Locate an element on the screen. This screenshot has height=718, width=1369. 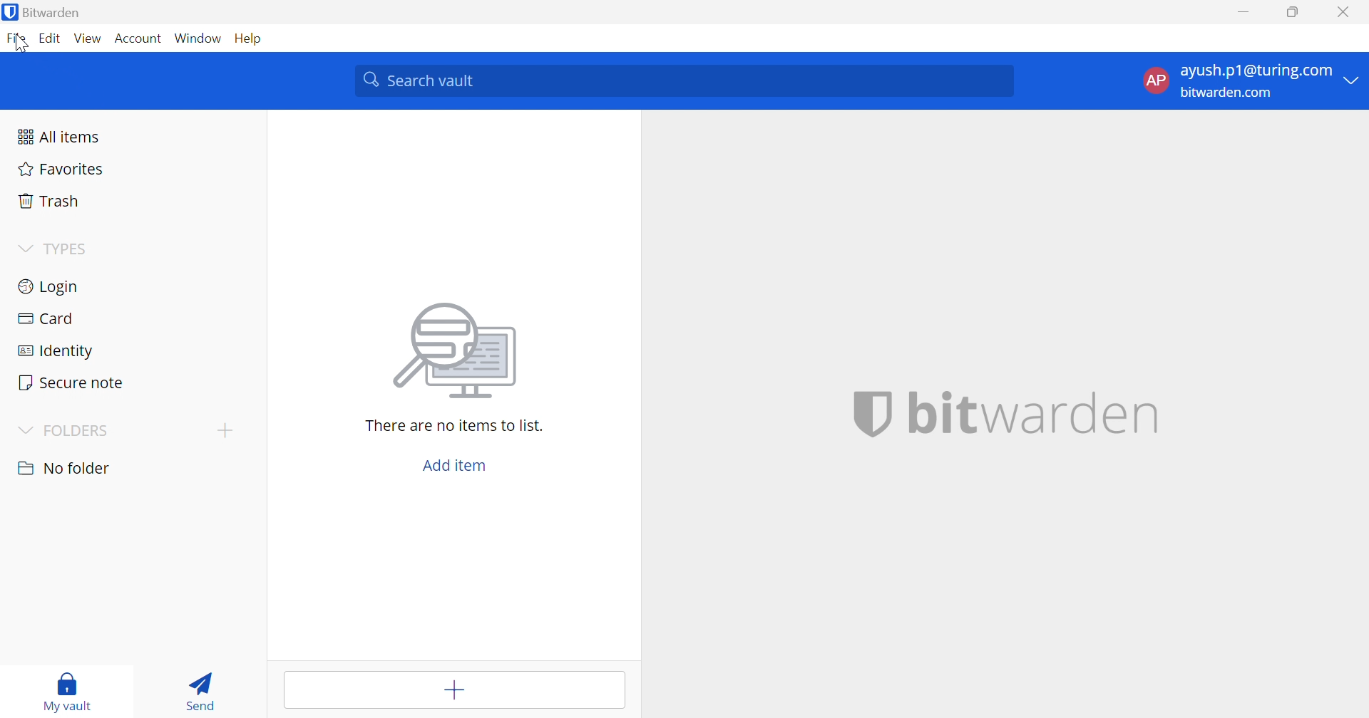
Drop Down is located at coordinates (24, 248).